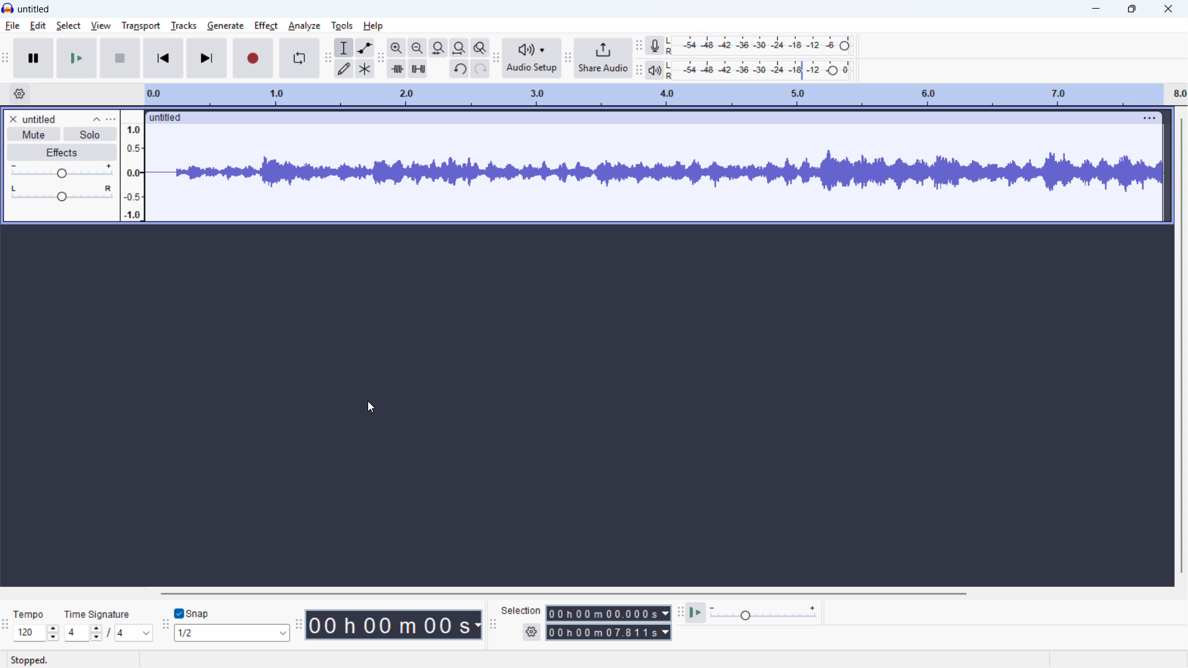 The width and height of the screenshot is (1188, 668). Describe the element at coordinates (183, 26) in the screenshot. I see `tracks` at that location.